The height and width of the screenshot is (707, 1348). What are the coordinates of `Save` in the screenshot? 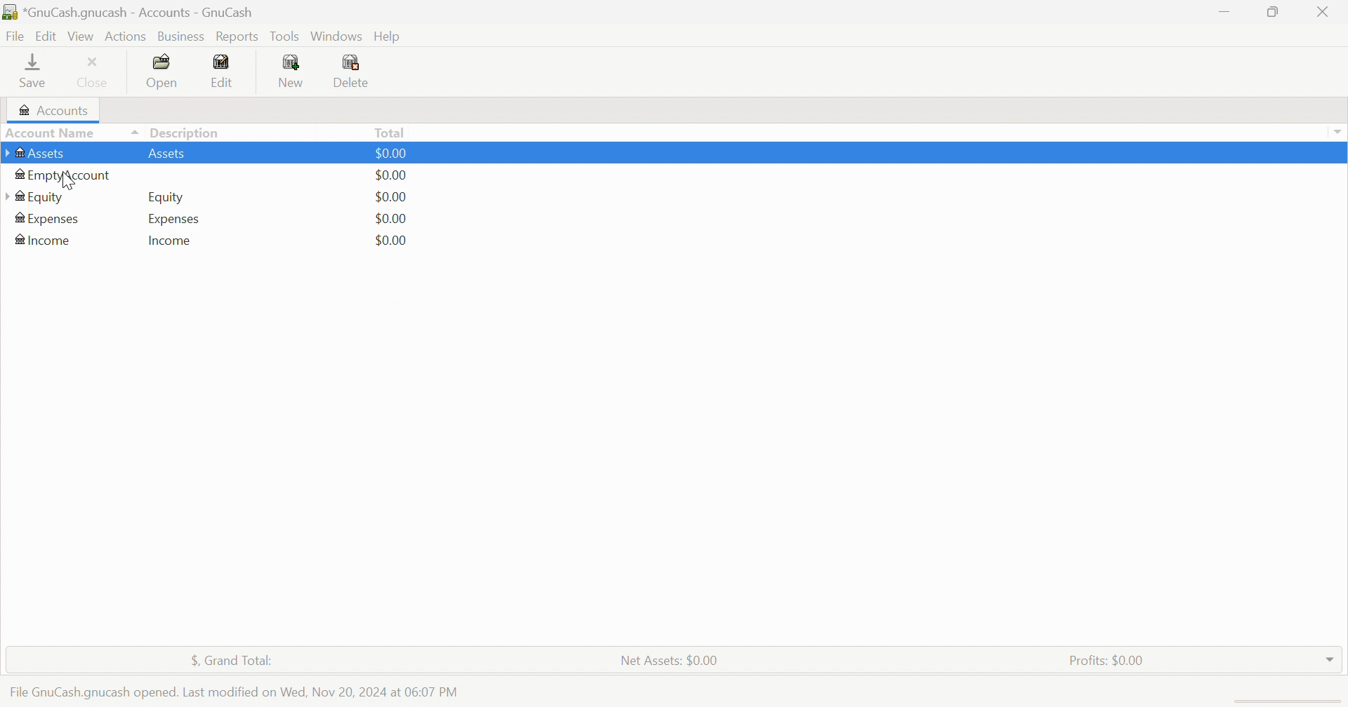 It's located at (32, 70).